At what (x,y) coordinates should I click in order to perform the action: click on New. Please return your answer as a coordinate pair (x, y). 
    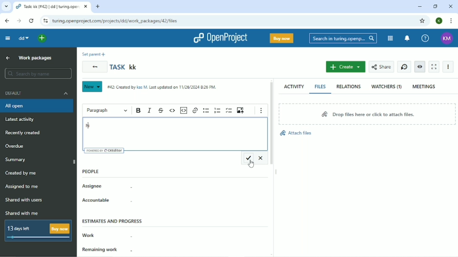
    Looking at the image, I should click on (92, 87).